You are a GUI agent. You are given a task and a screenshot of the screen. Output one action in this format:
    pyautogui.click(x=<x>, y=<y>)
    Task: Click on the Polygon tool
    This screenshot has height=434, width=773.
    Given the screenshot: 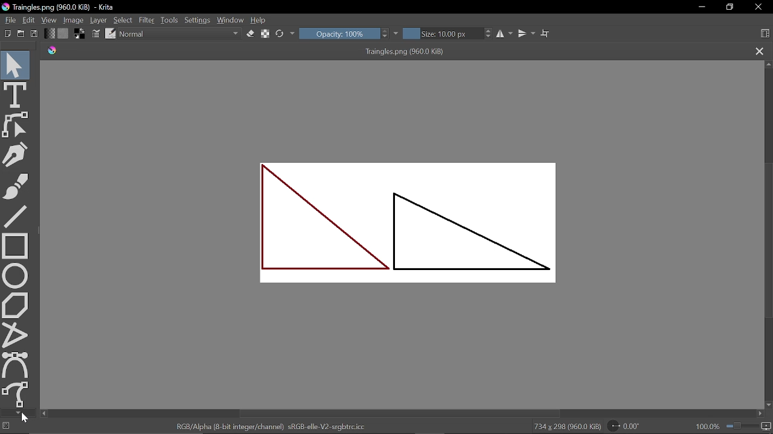 What is the action you would take?
    pyautogui.click(x=16, y=306)
    